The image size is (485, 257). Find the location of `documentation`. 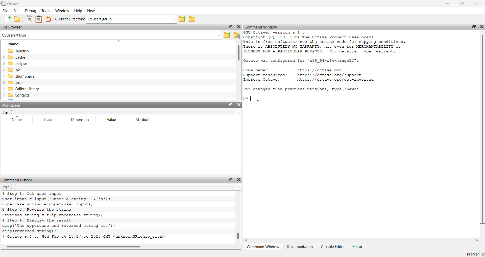

documentation is located at coordinates (300, 247).